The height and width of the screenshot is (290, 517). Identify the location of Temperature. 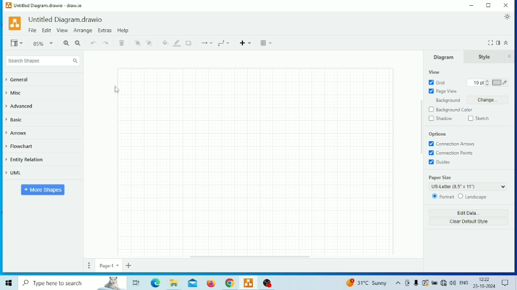
(366, 283).